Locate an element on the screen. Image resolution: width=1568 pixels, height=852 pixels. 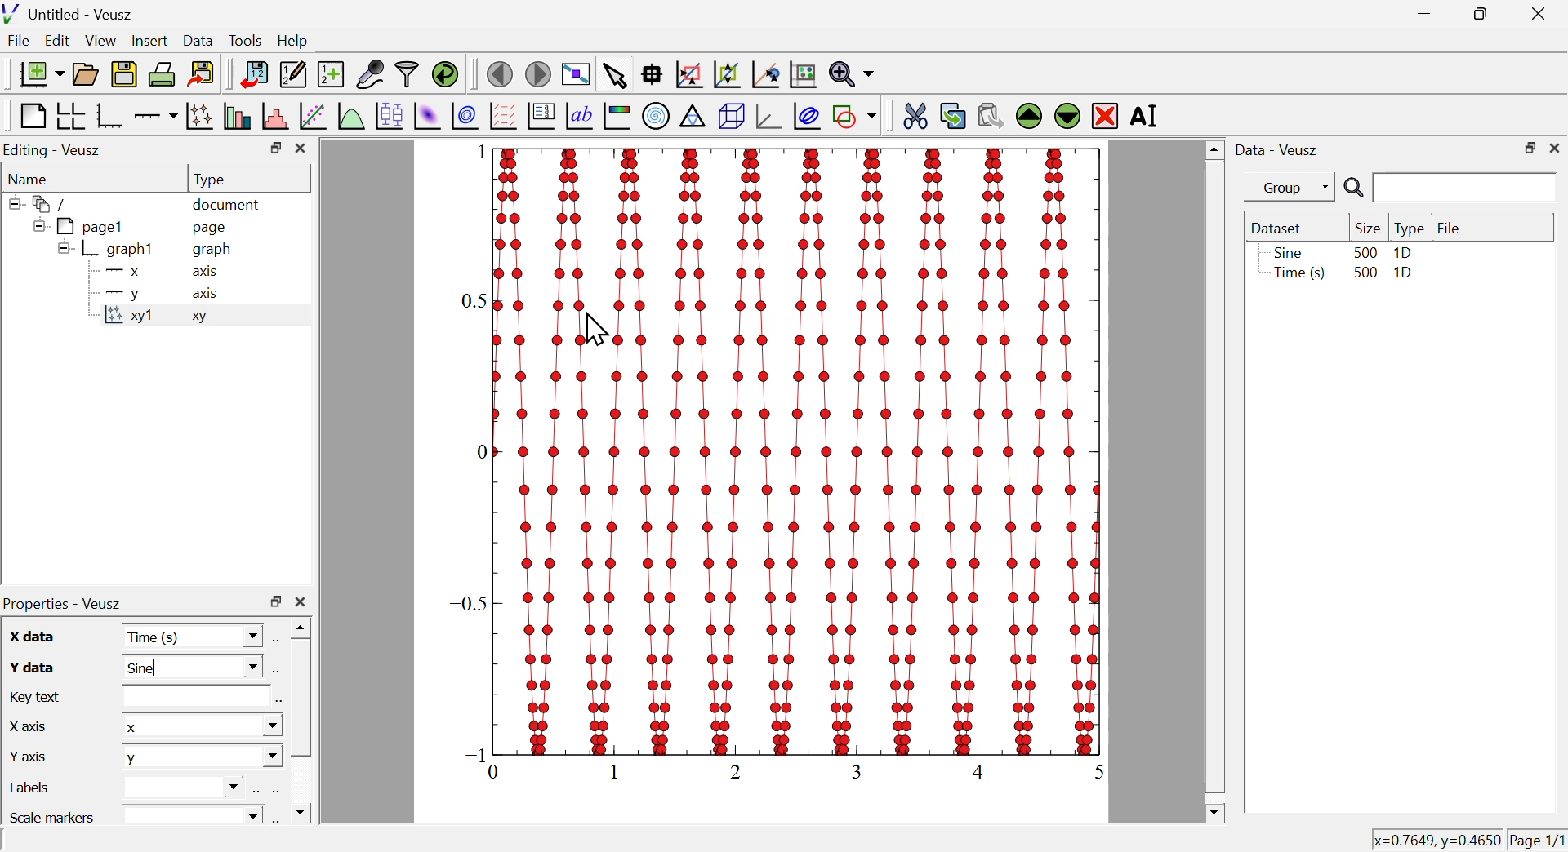
x is located at coordinates (118, 273).